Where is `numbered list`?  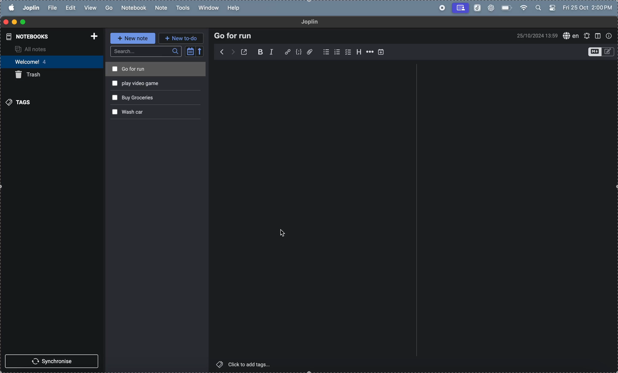 numbered list is located at coordinates (339, 52).